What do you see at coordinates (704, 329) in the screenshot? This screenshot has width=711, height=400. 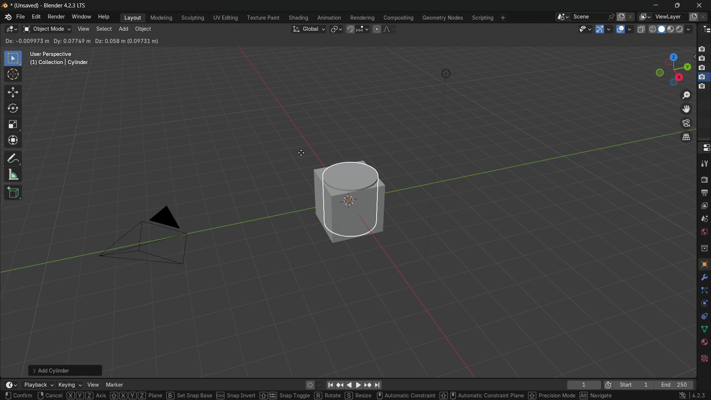 I see `shape` at bounding box center [704, 329].